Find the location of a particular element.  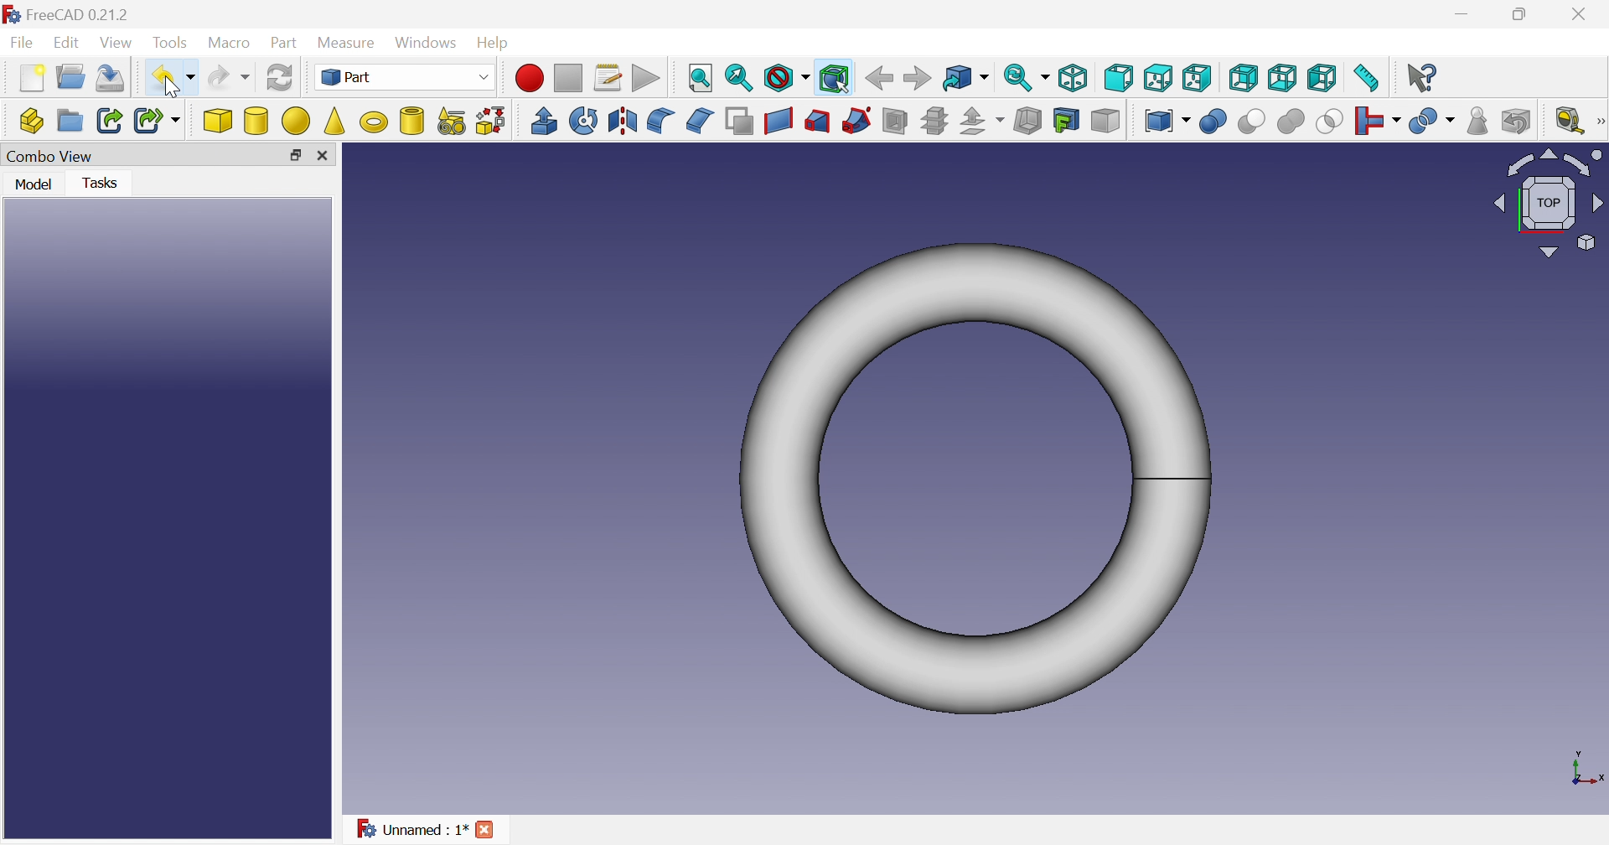

Torus is located at coordinates (975, 480).